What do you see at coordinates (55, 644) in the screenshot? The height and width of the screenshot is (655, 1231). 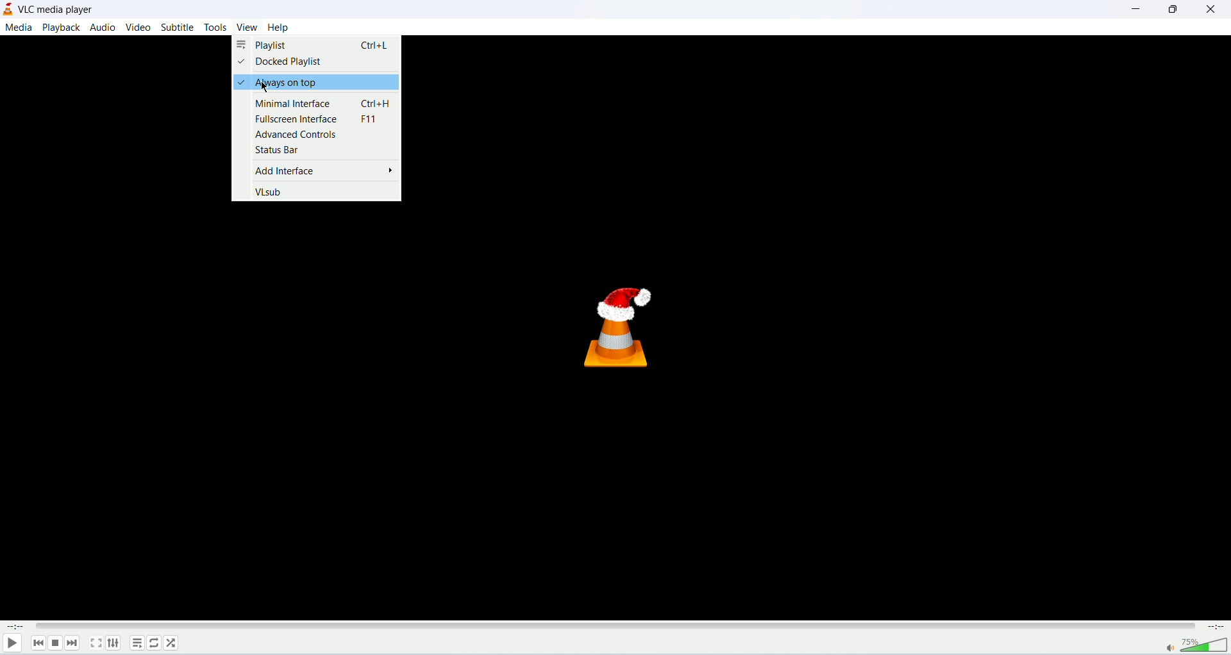 I see `stop` at bounding box center [55, 644].